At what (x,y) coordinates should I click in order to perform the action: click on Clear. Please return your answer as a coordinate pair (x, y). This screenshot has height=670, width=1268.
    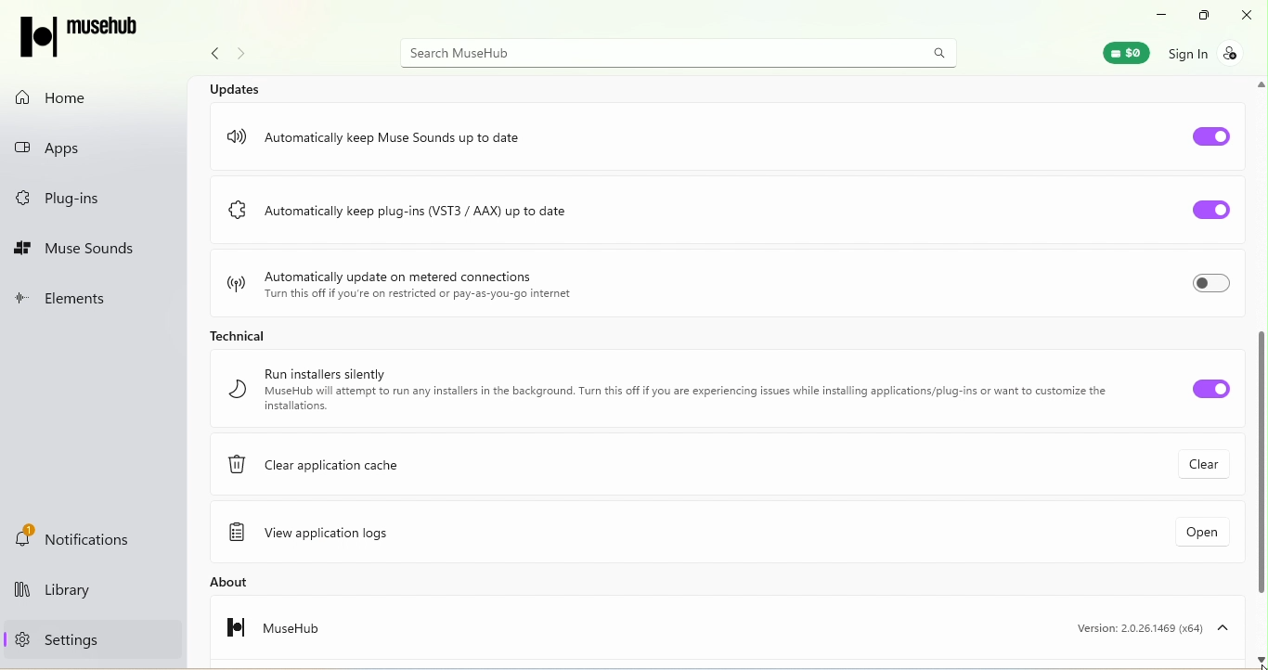
    Looking at the image, I should click on (1197, 466).